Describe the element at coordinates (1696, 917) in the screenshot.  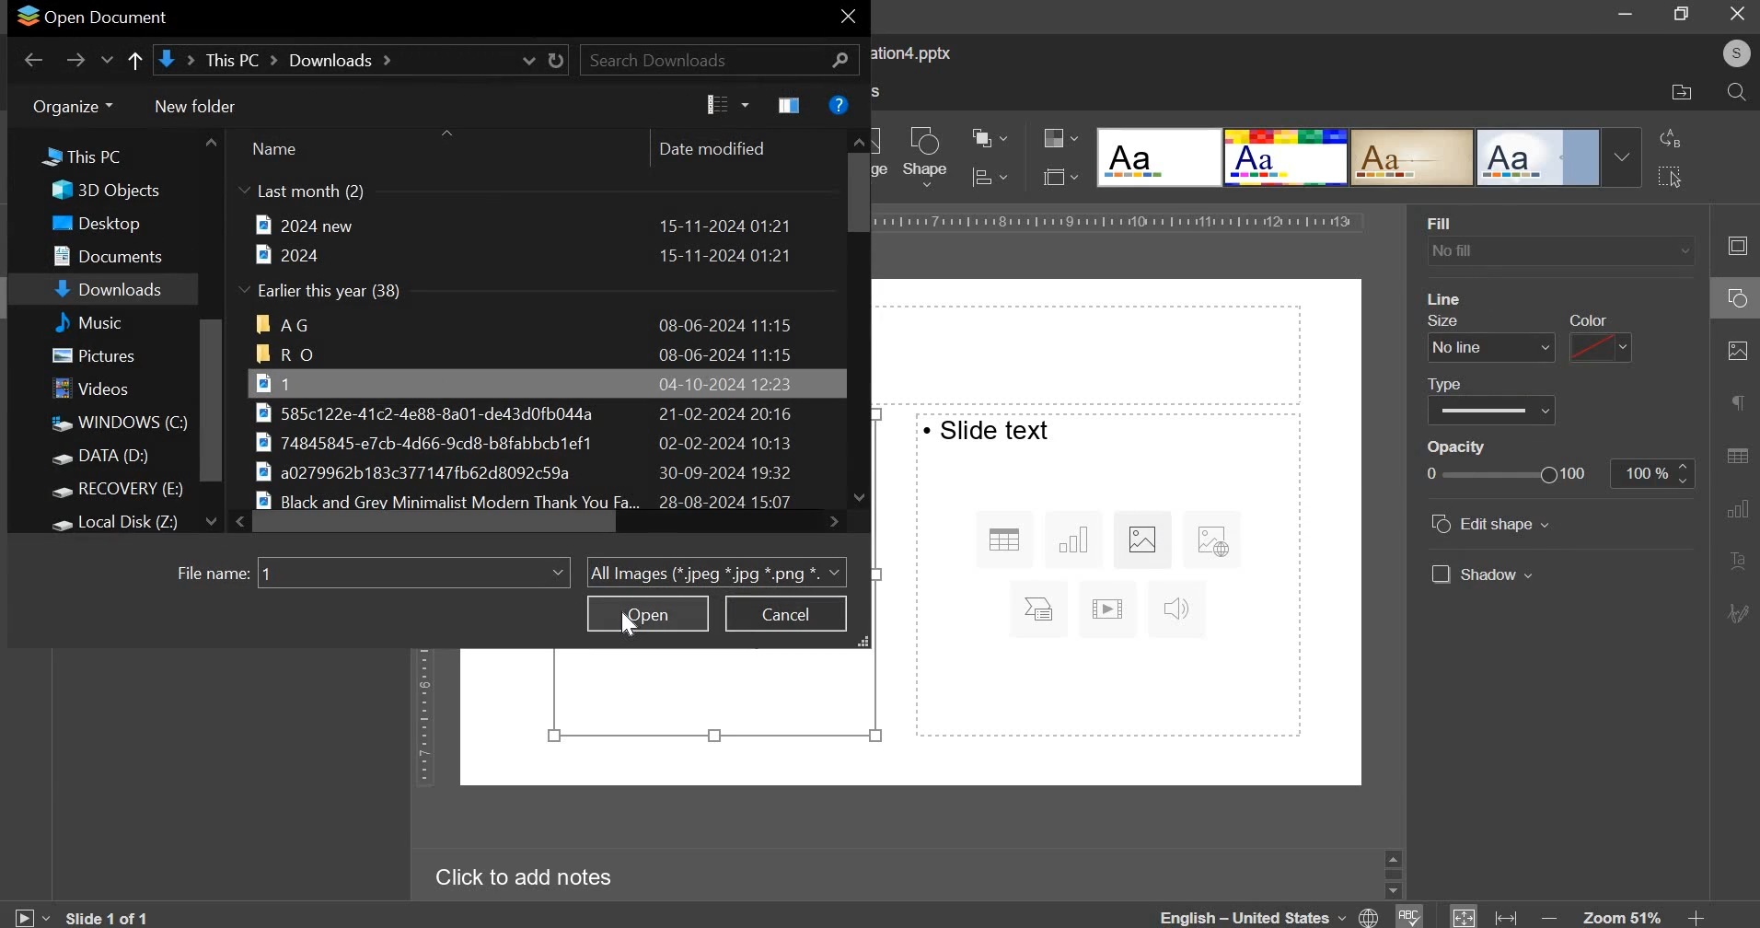
I see `increase zoom` at that location.